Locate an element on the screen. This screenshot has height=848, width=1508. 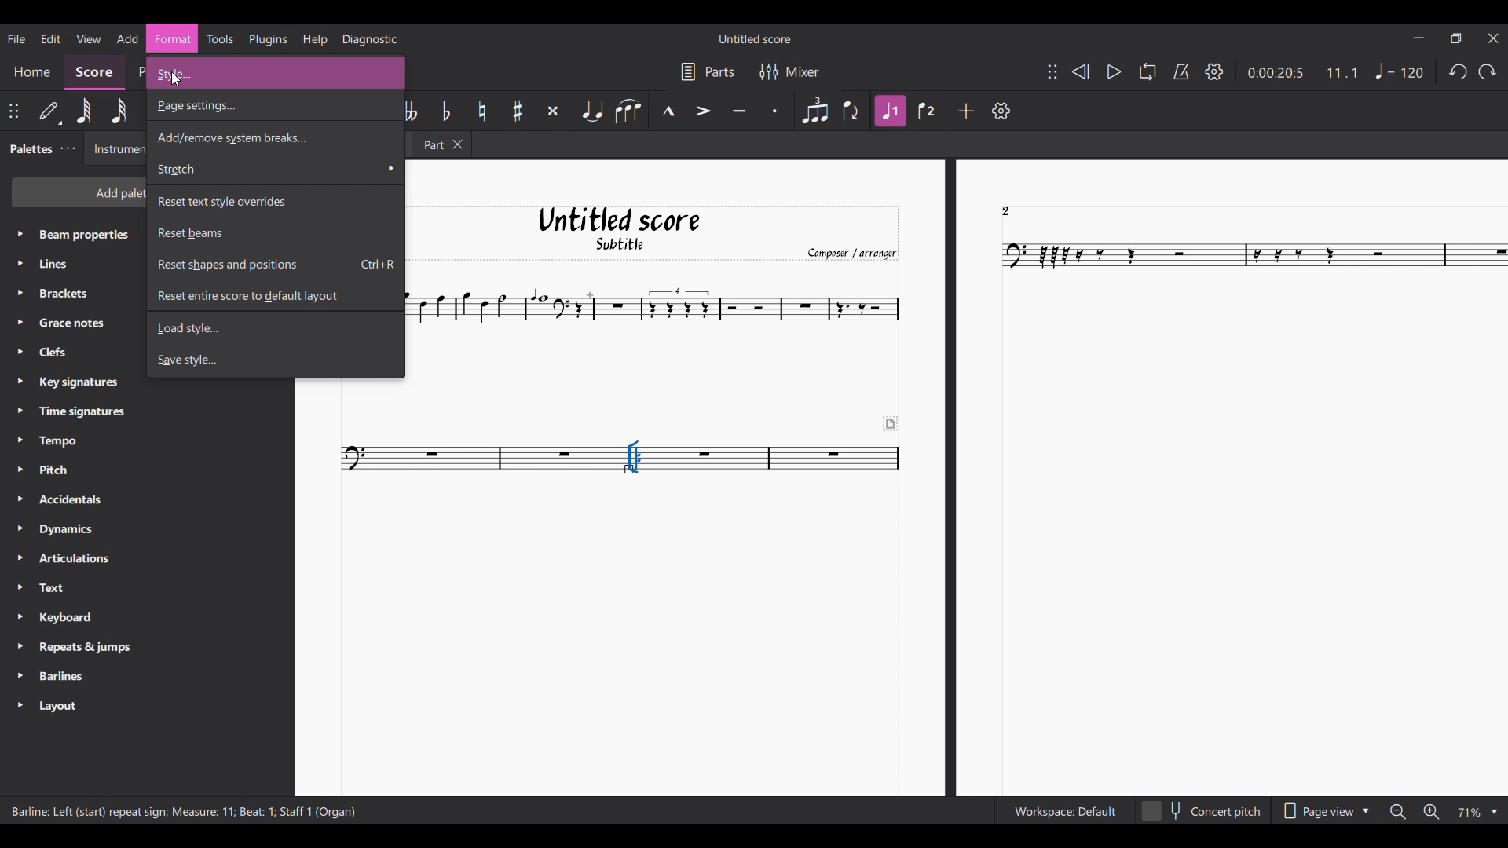
Rewind is located at coordinates (1081, 71).